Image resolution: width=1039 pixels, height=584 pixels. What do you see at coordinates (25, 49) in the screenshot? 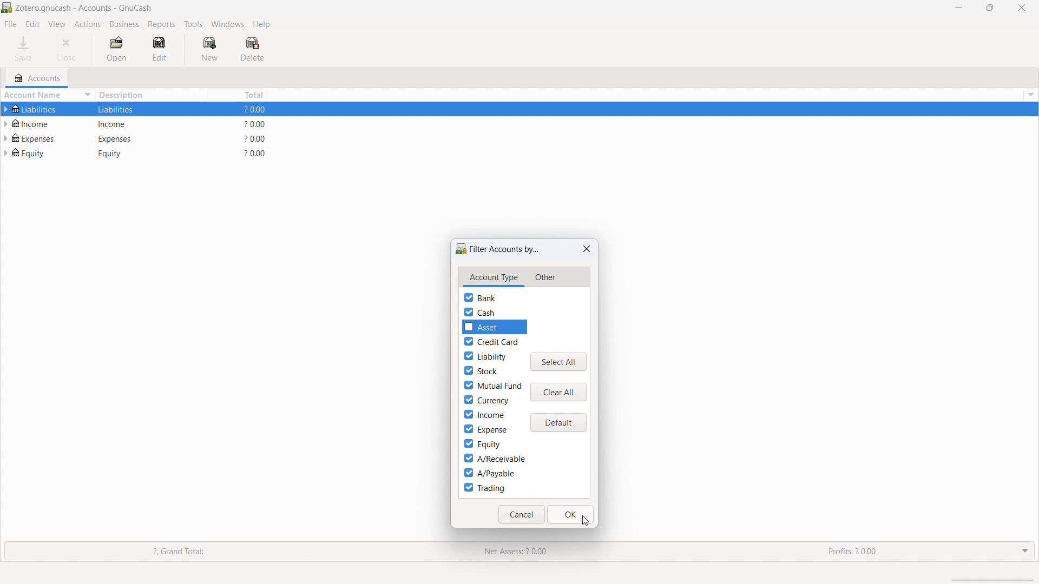
I see `save` at bounding box center [25, 49].